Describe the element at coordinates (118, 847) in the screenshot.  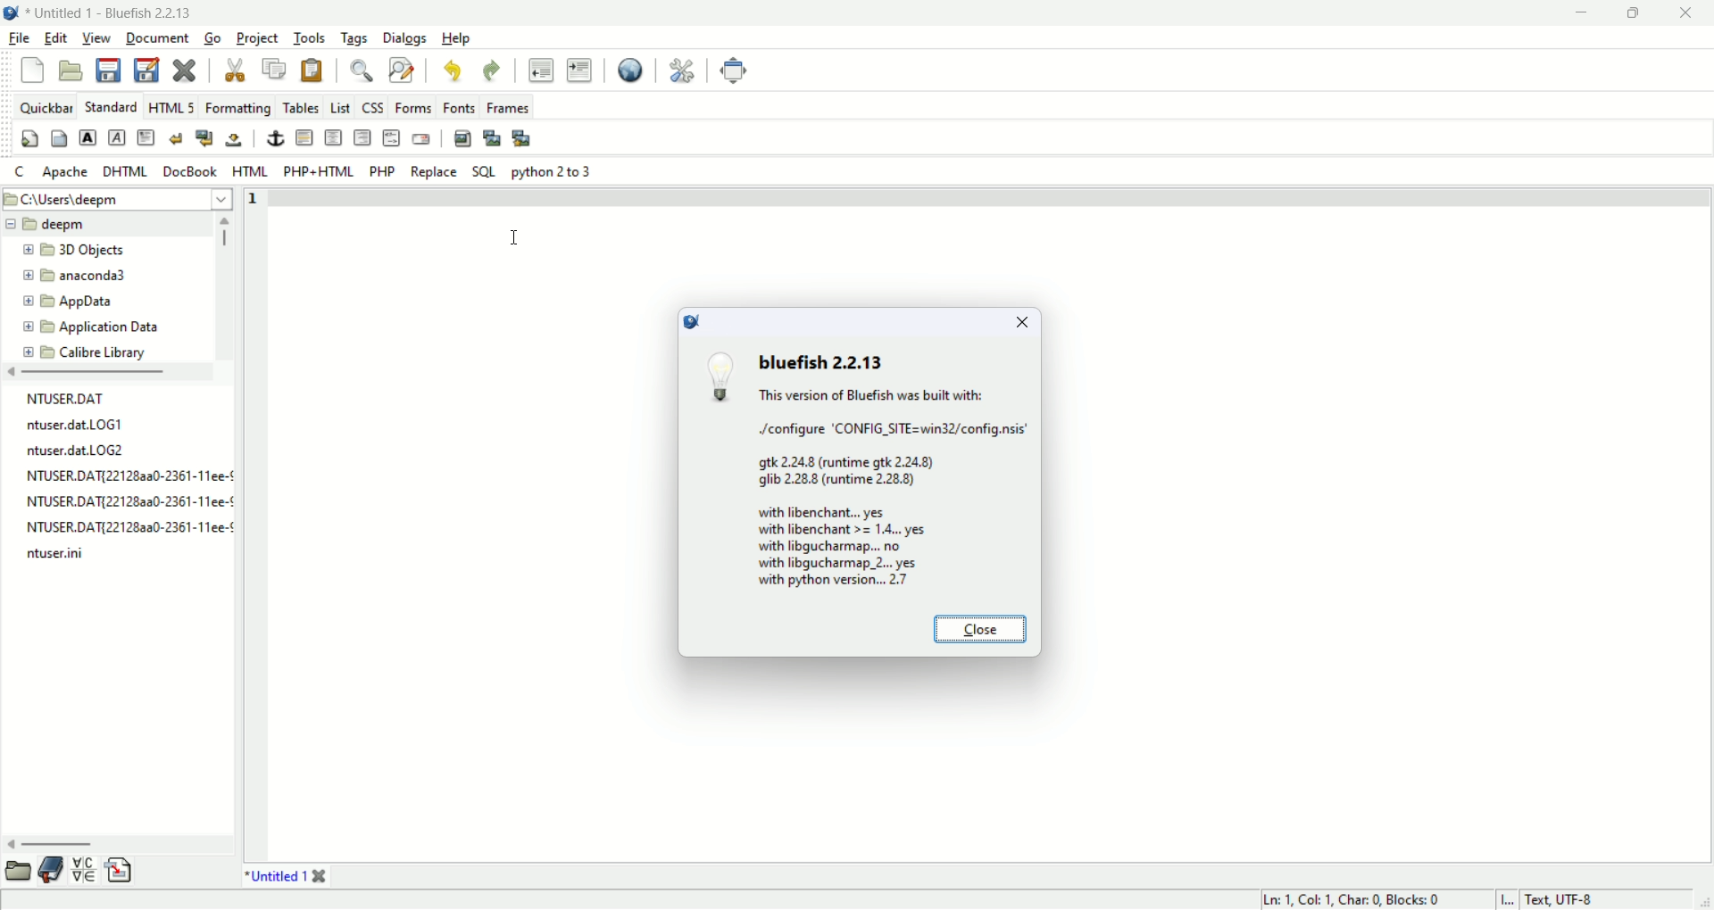
I see `scroll bar` at that location.